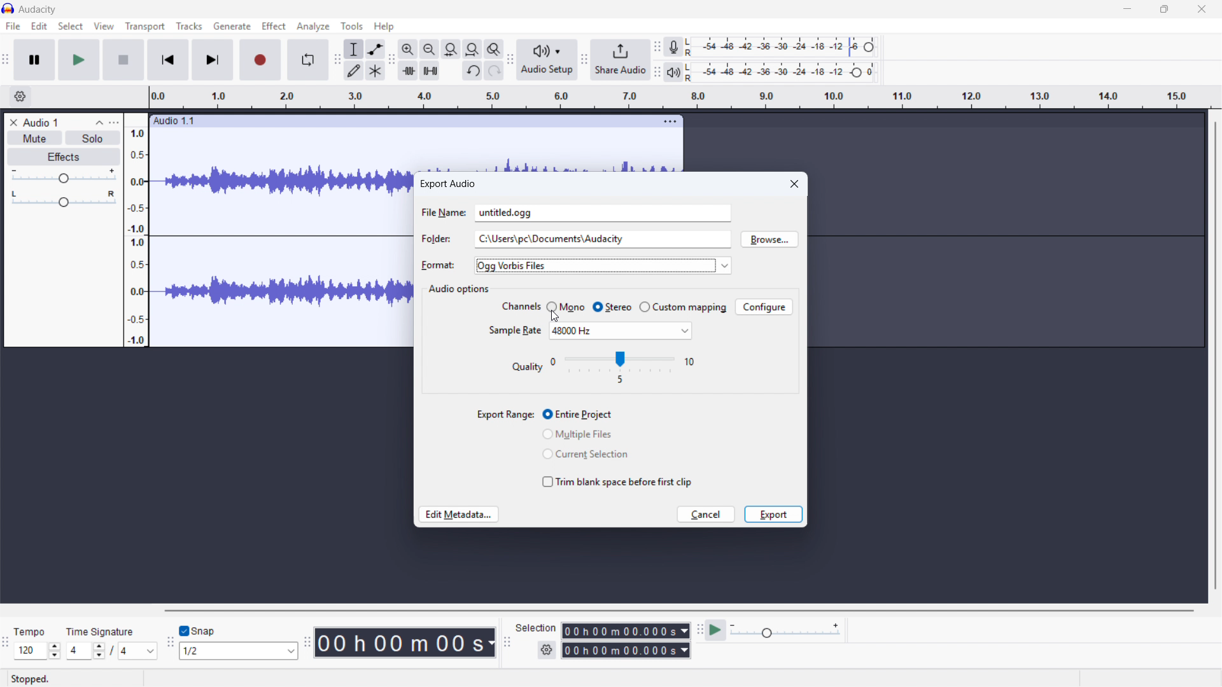 This screenshot has width=1222, height=687. What do you see at coordinates (494, 49) in the screenshot?
I see `Toggle zoom ` at bounding box center [494, 49].